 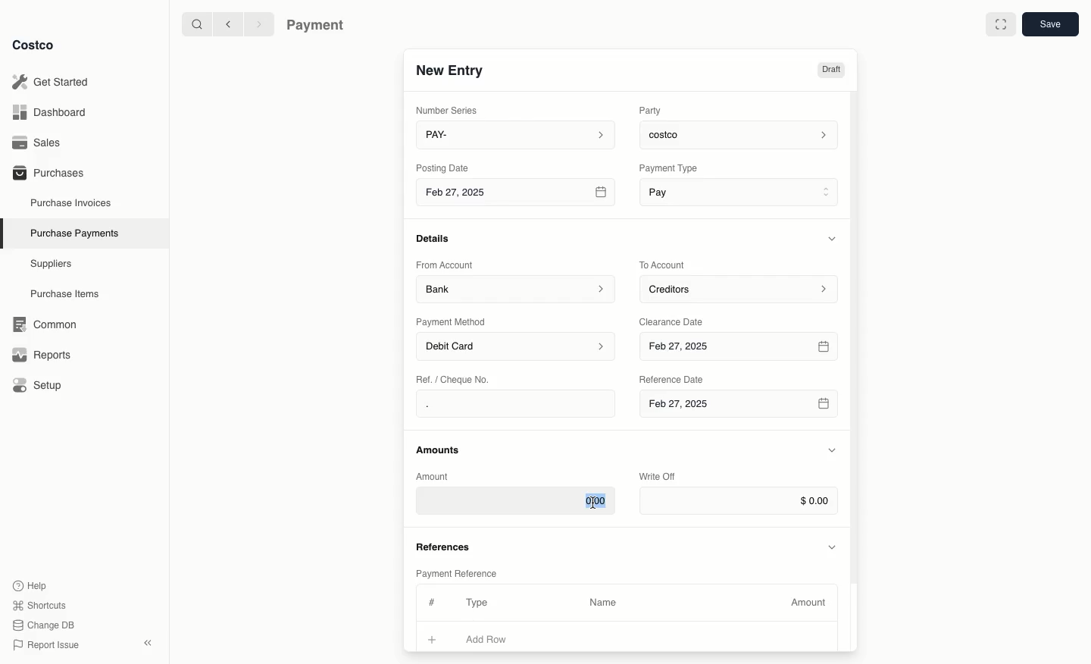 What do you see at coordinates (439, 449) in the screenshot?
I see `Amounts` at bounding box center [439, 449].